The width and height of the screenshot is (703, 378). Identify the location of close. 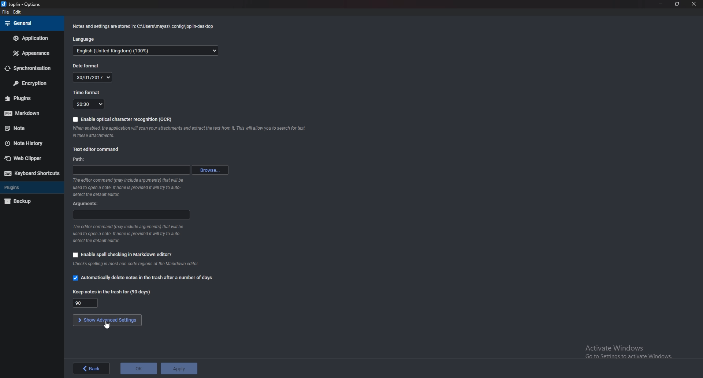
(691, 5).